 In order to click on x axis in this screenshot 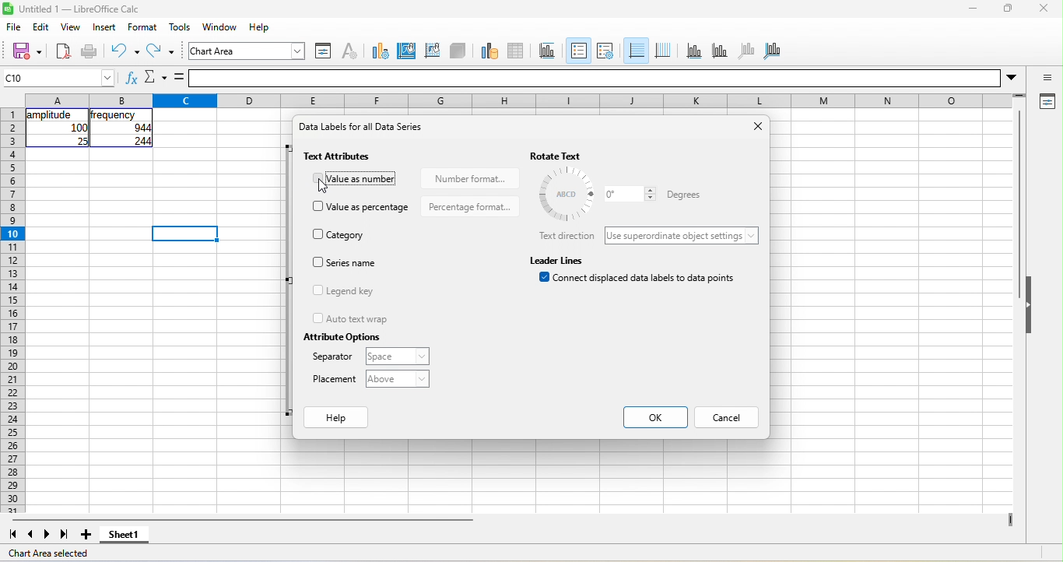, I will do `click(693, 51)`.